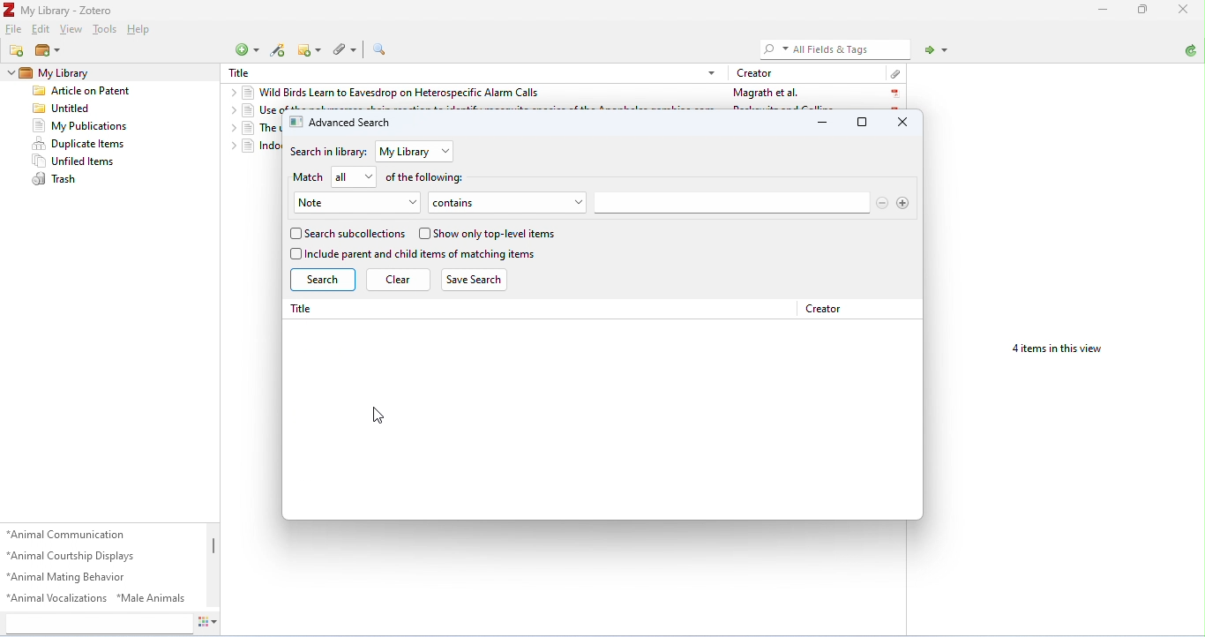 This screenshot has width=1205, height=637. I want to click on My Library - Zotero, so click(59, 11).